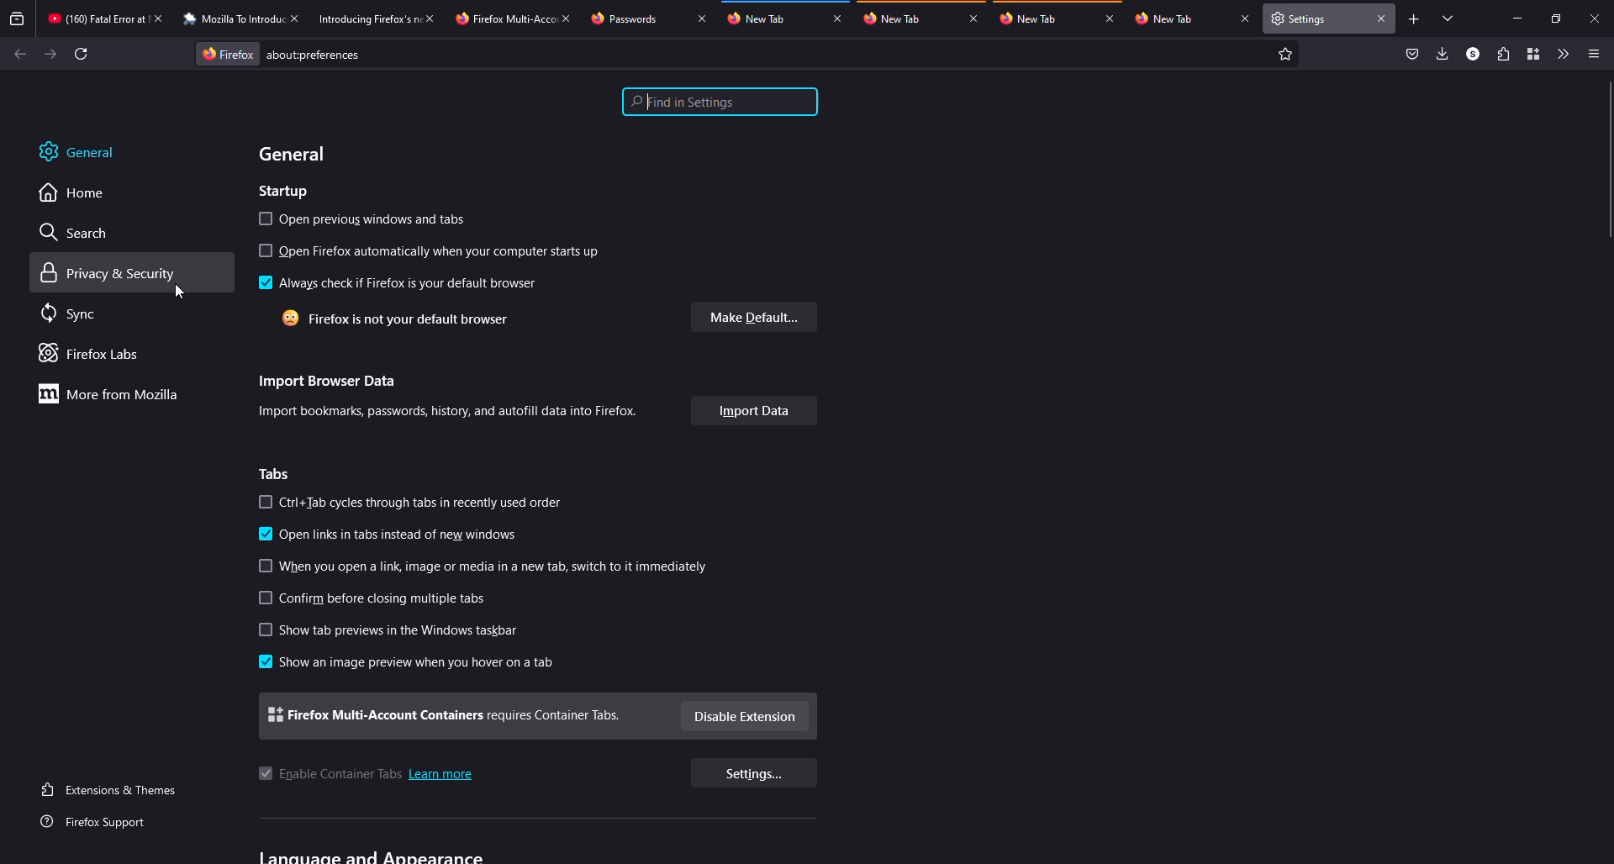  What do you see at coordinates (421, 665) in the screenshot?
I see `show an image preview` at bounding box center [421, 665].